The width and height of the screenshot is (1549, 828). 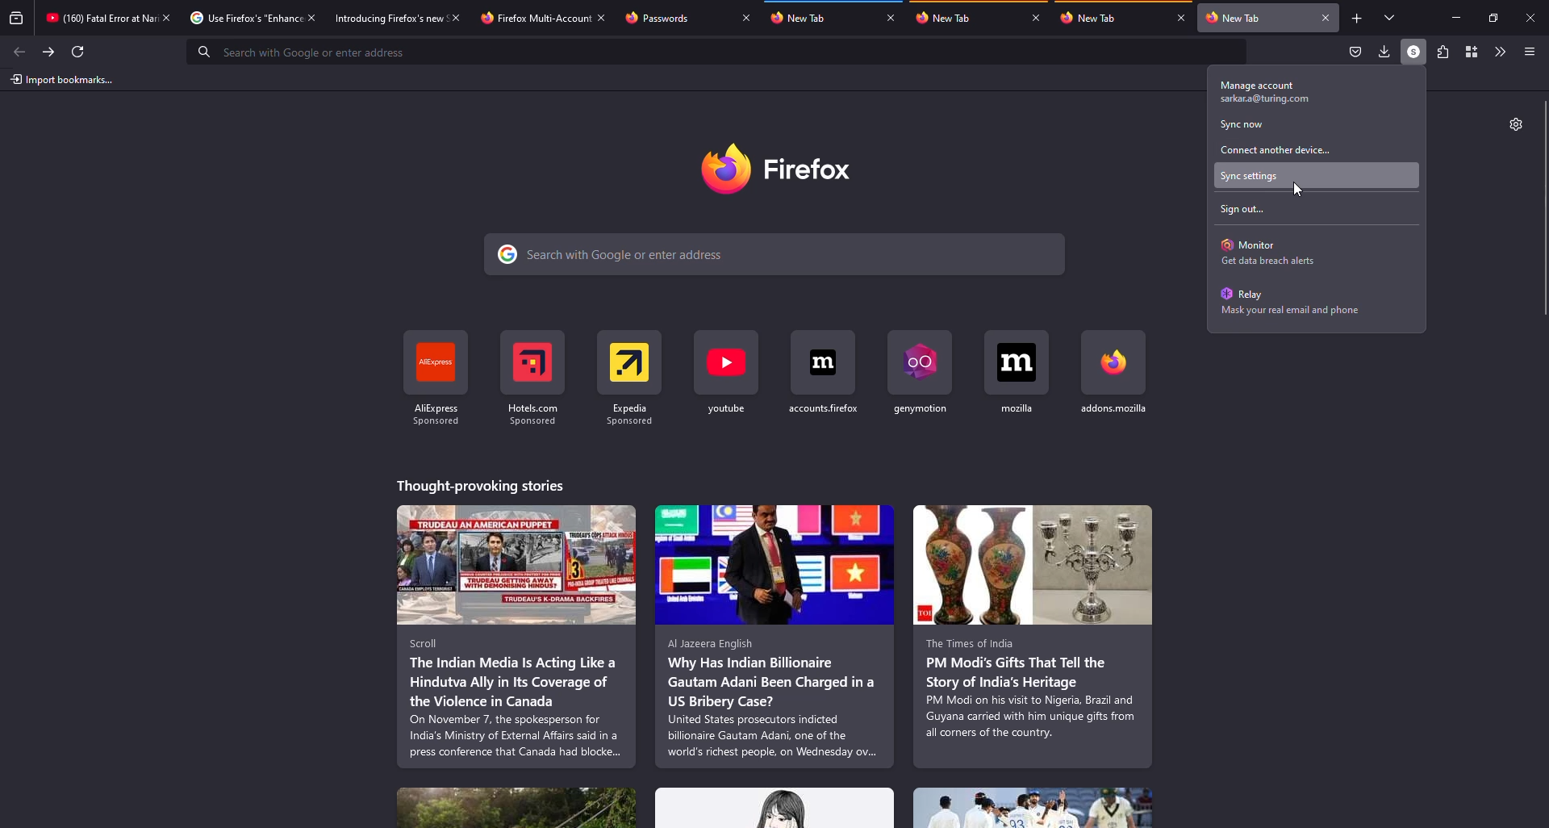 I want to click on stories, so click(x=1036, y=807).